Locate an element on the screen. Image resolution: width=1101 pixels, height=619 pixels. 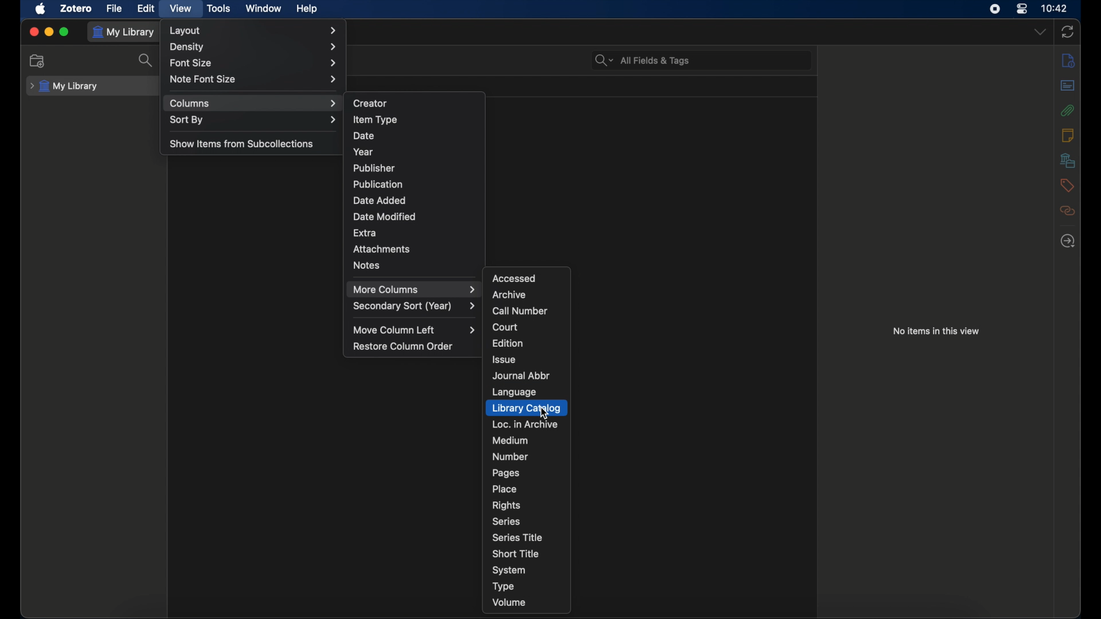
my library is located at coordinates (65, 86).